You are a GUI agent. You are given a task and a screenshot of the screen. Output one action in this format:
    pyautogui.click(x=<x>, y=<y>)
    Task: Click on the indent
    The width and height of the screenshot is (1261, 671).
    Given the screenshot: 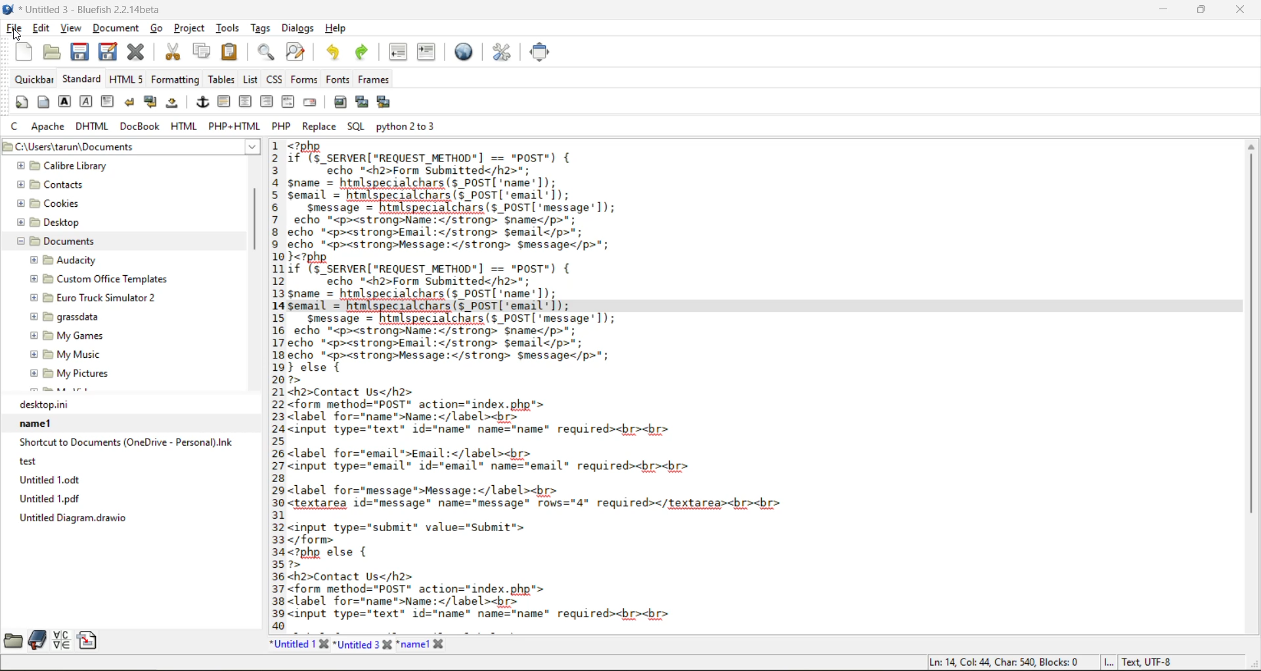 What is the action you would take?
    pyautogui.click(x=426, y=52)
    